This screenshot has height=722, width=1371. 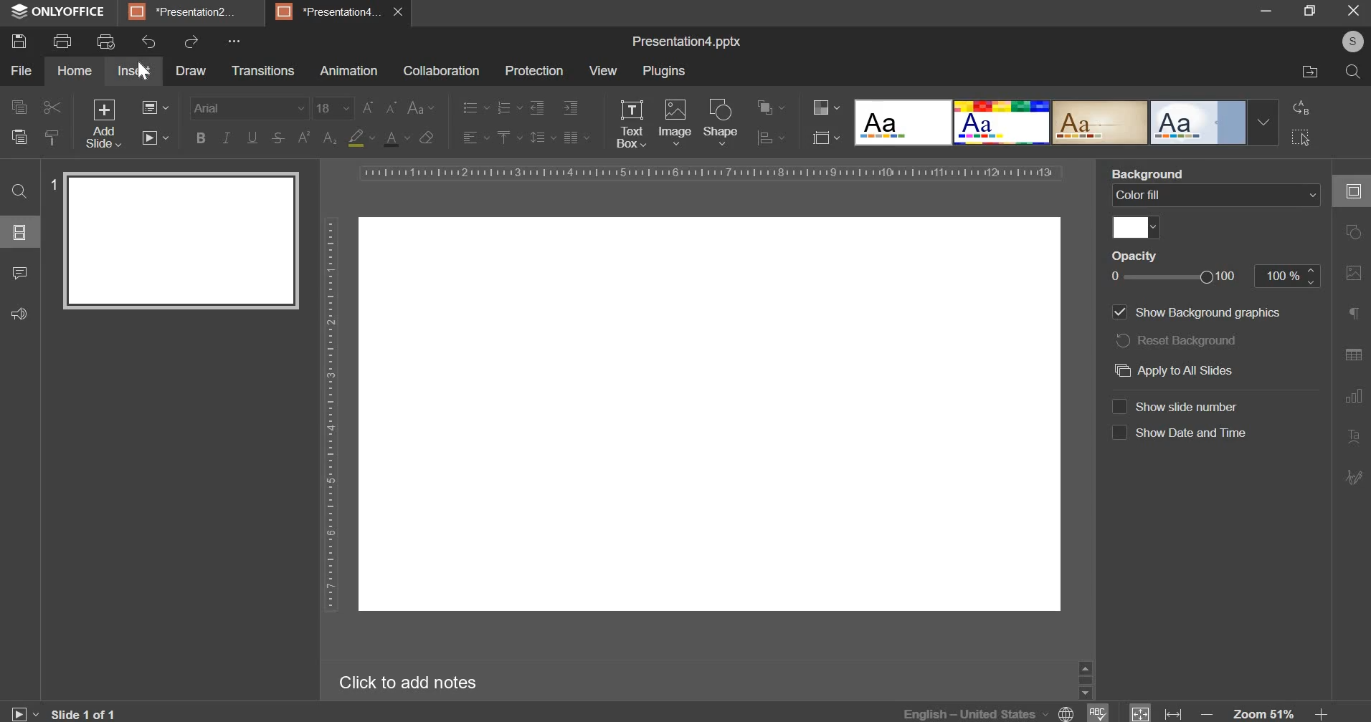 What do you see at coordinates (83, 712) in the screenshot?
I see `slide 1 of 1` at bounding box center [83, 712].